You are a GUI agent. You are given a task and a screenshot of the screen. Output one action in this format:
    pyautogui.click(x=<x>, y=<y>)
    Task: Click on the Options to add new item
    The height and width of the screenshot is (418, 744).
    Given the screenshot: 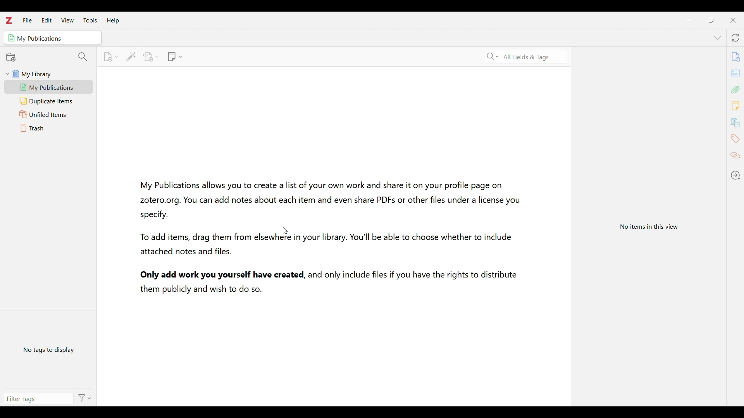 What is the action you would take?
    pyautogui.click(x=110, y=57)
    